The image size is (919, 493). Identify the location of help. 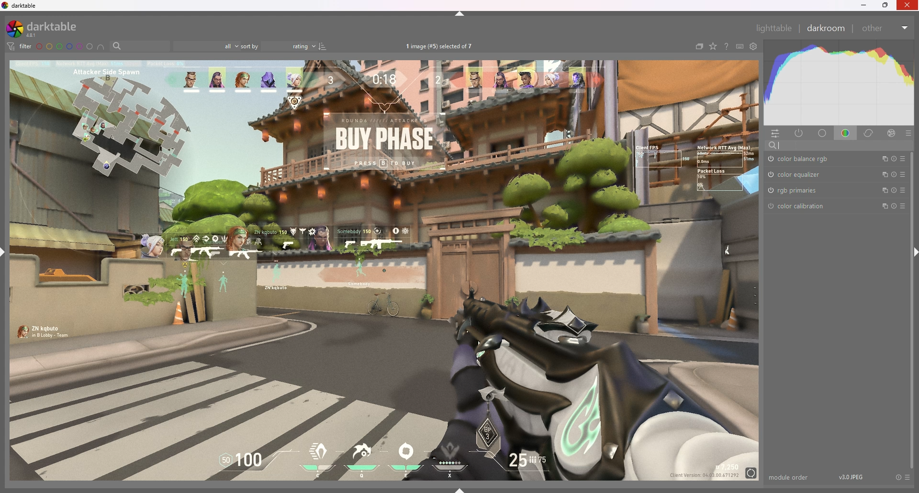
(725, 46).